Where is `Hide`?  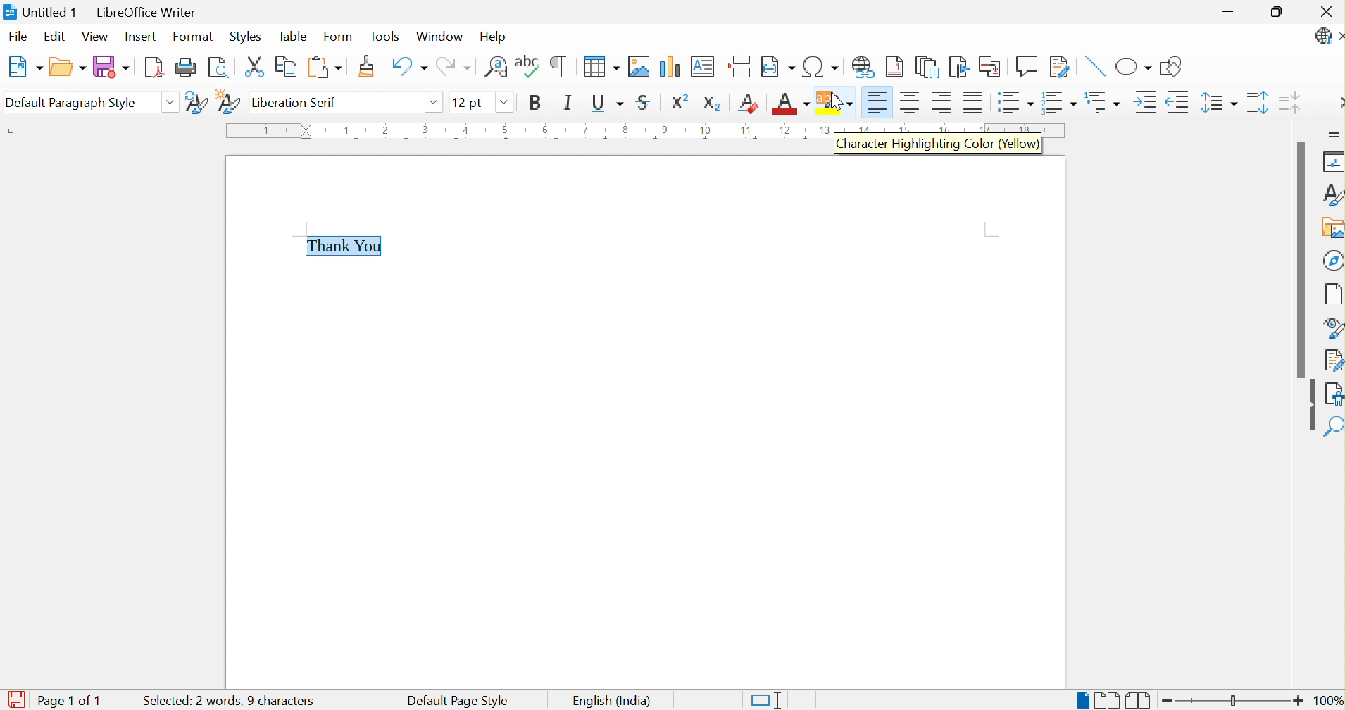
Hide is located at coordinates (1308, 406).